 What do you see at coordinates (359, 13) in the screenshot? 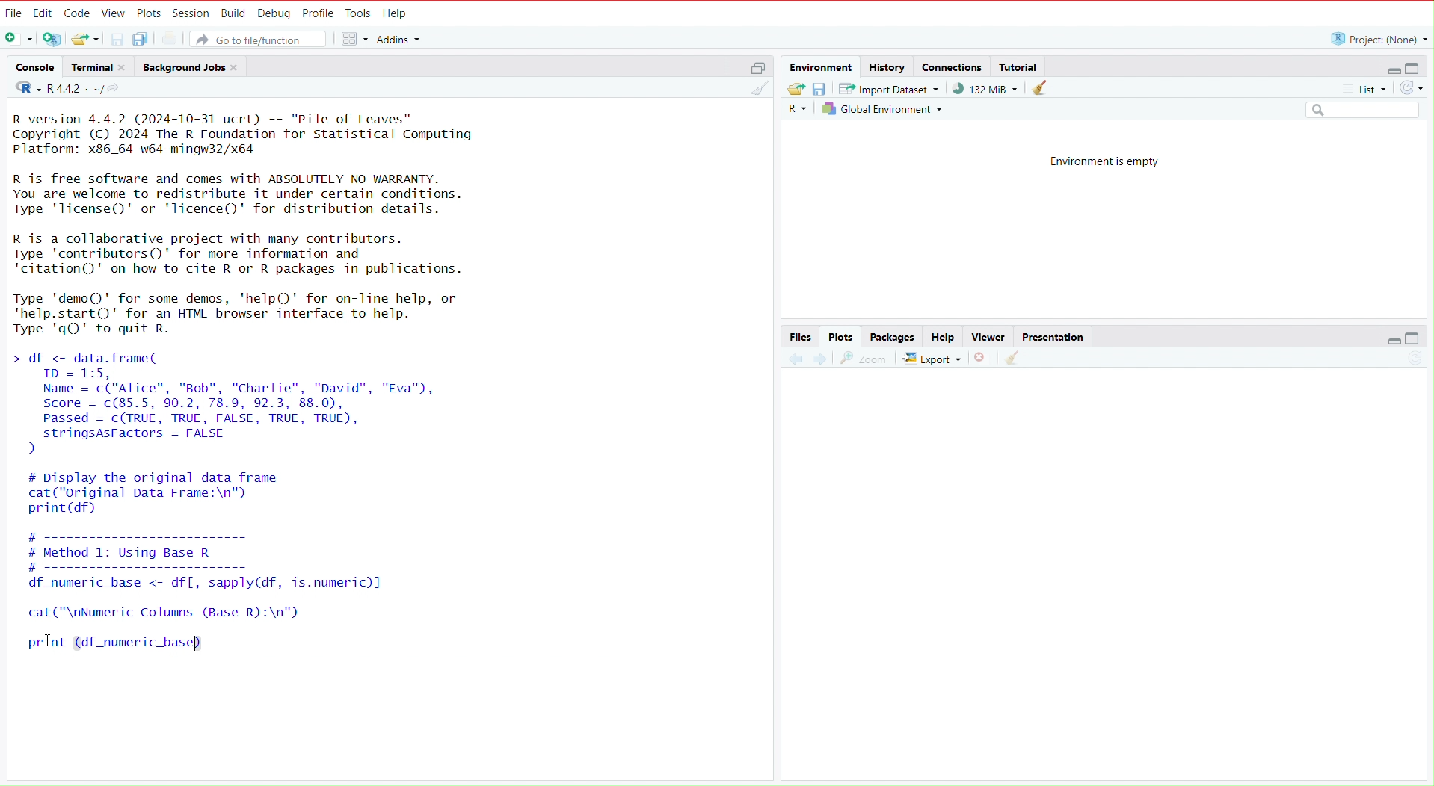
I see `Tools` at bounding box center [359, 13].